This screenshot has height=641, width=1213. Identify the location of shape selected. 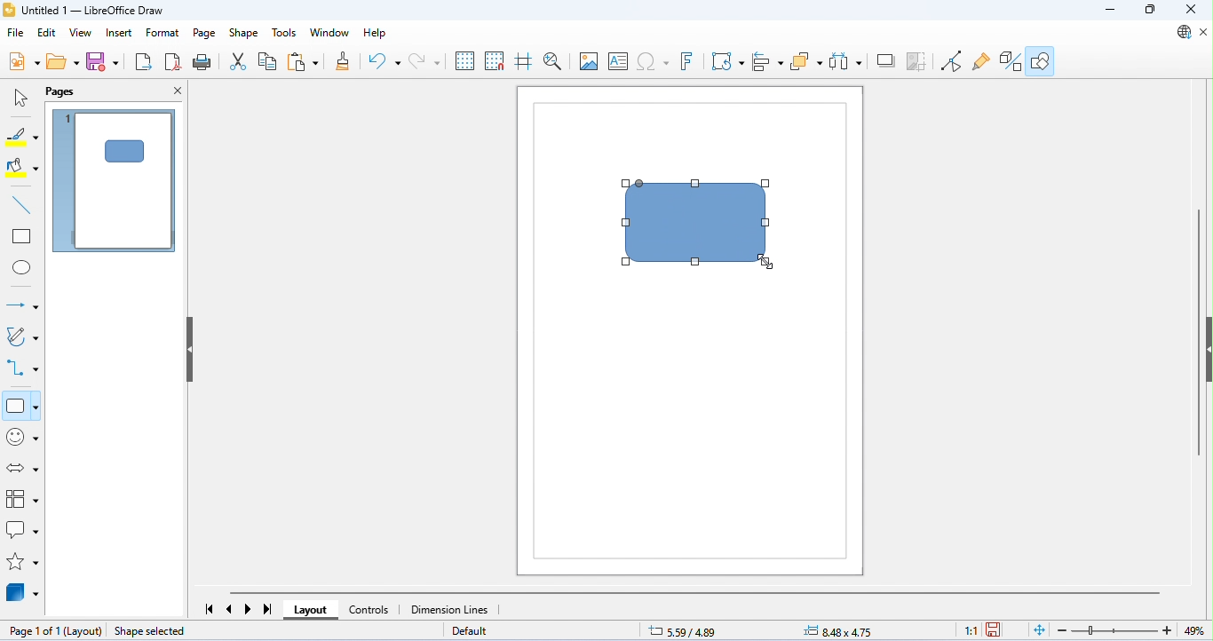
(151, 630).